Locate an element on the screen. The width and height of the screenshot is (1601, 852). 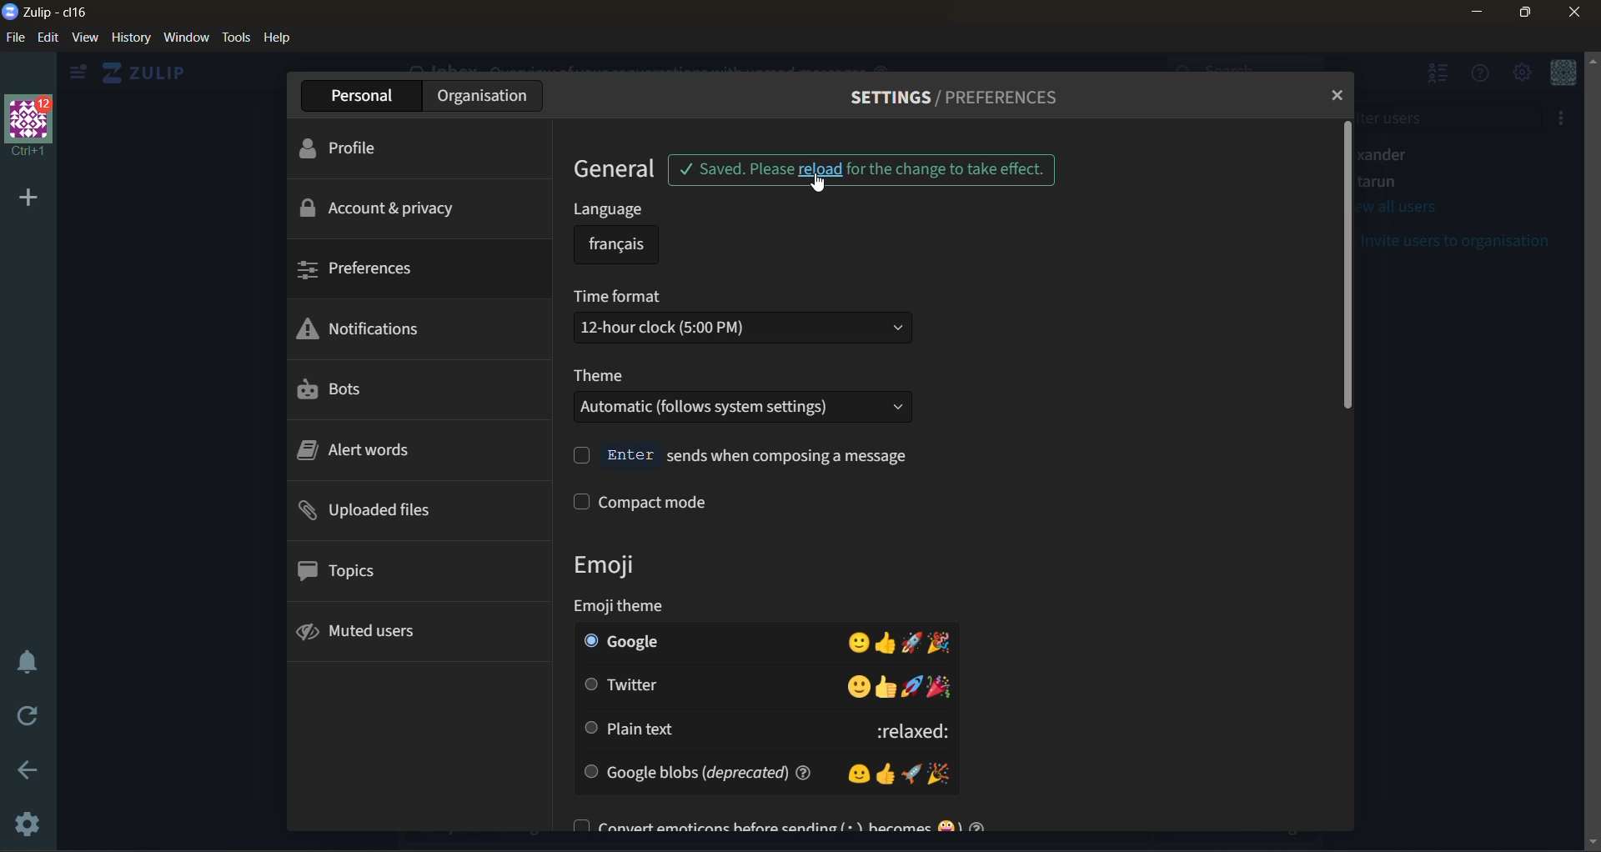
compact mode is located at coordinates (694, 503).